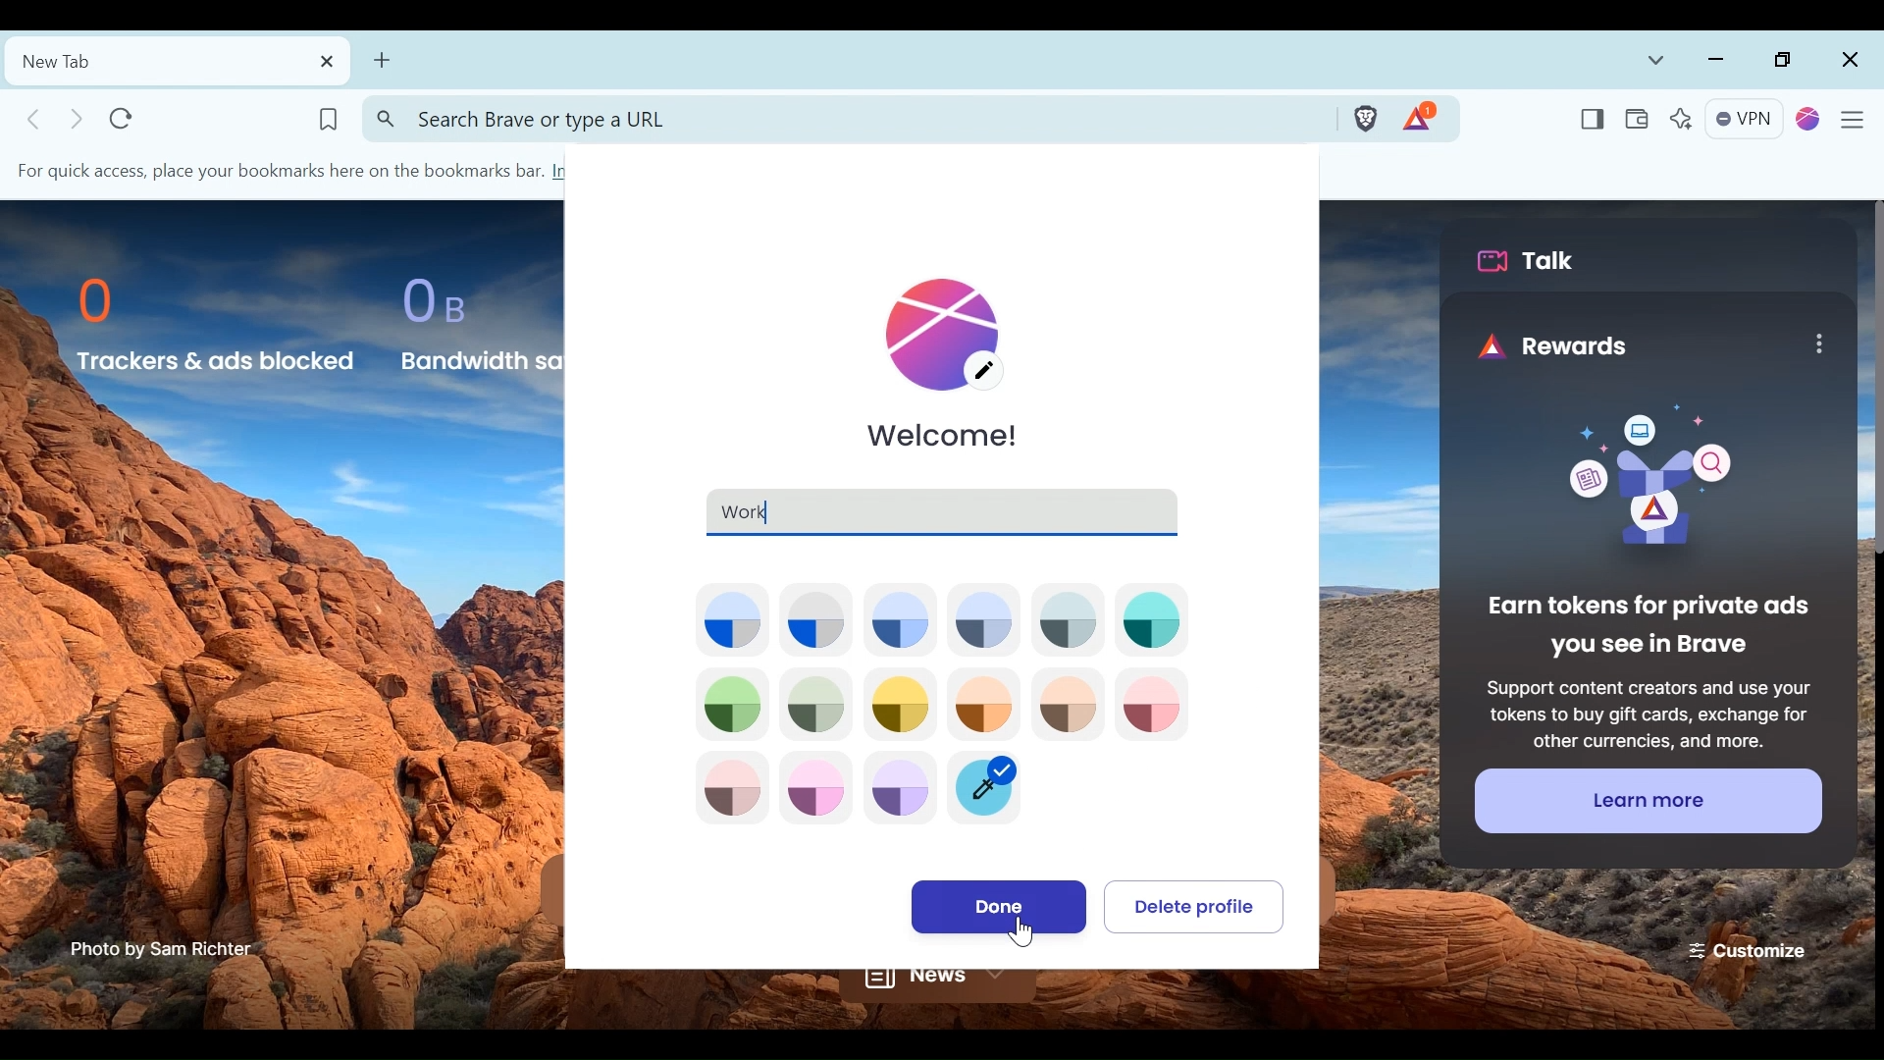 This screenshot has height=1060, width=1884. What do you see at coordinates (1184, 903) in the screenshot?
I see `Delete Profile` at bounding box center [1184, 903].